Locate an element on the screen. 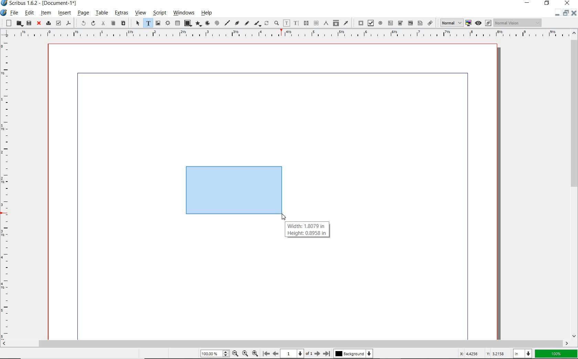  measurements is located at coordinates (325, 23).